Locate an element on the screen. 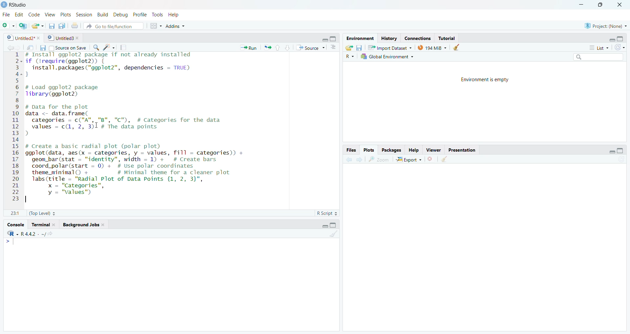 The width and height of the screenshot is (630, 334). Cleaner objects is located at coordinates (458, 47).